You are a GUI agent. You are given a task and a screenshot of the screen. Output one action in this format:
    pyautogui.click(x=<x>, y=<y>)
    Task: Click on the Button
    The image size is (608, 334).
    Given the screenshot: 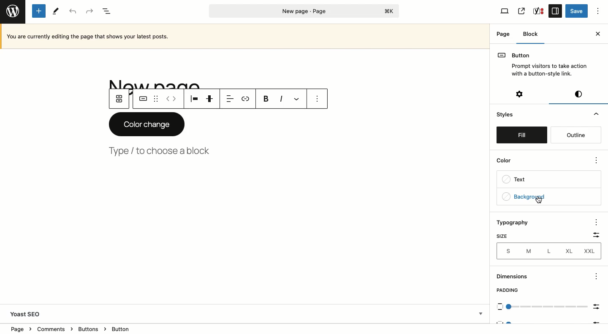 What is the action you would take?
    pyautogui.click(x=142, y=99)
    